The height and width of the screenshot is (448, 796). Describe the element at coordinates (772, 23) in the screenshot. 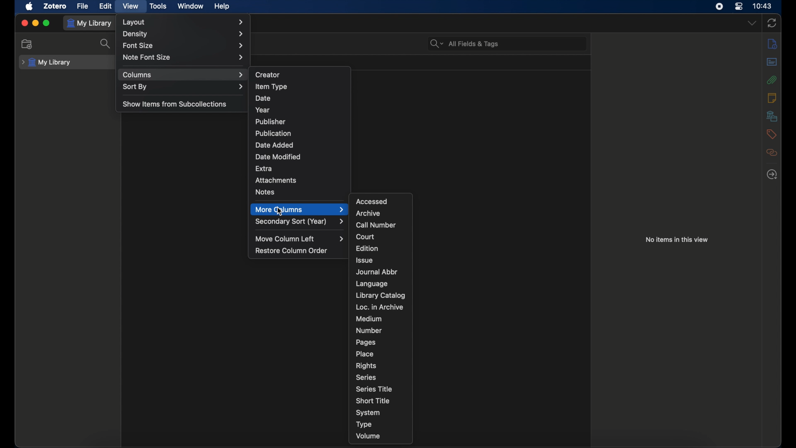

I see `sync` at that location.